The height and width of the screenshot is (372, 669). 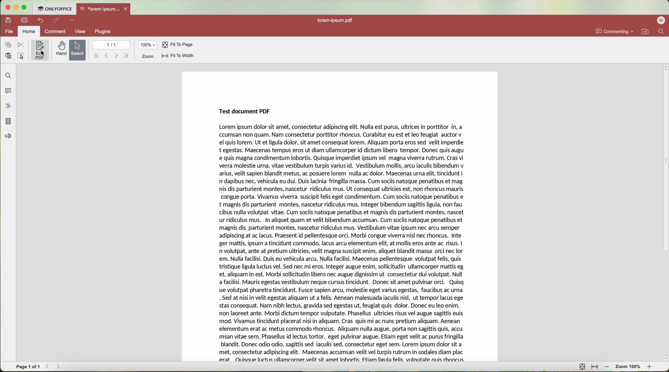 What do you see at coordinates (60, 366) in the screenshot?
I see `Forward` at bounding box center [60, 366].